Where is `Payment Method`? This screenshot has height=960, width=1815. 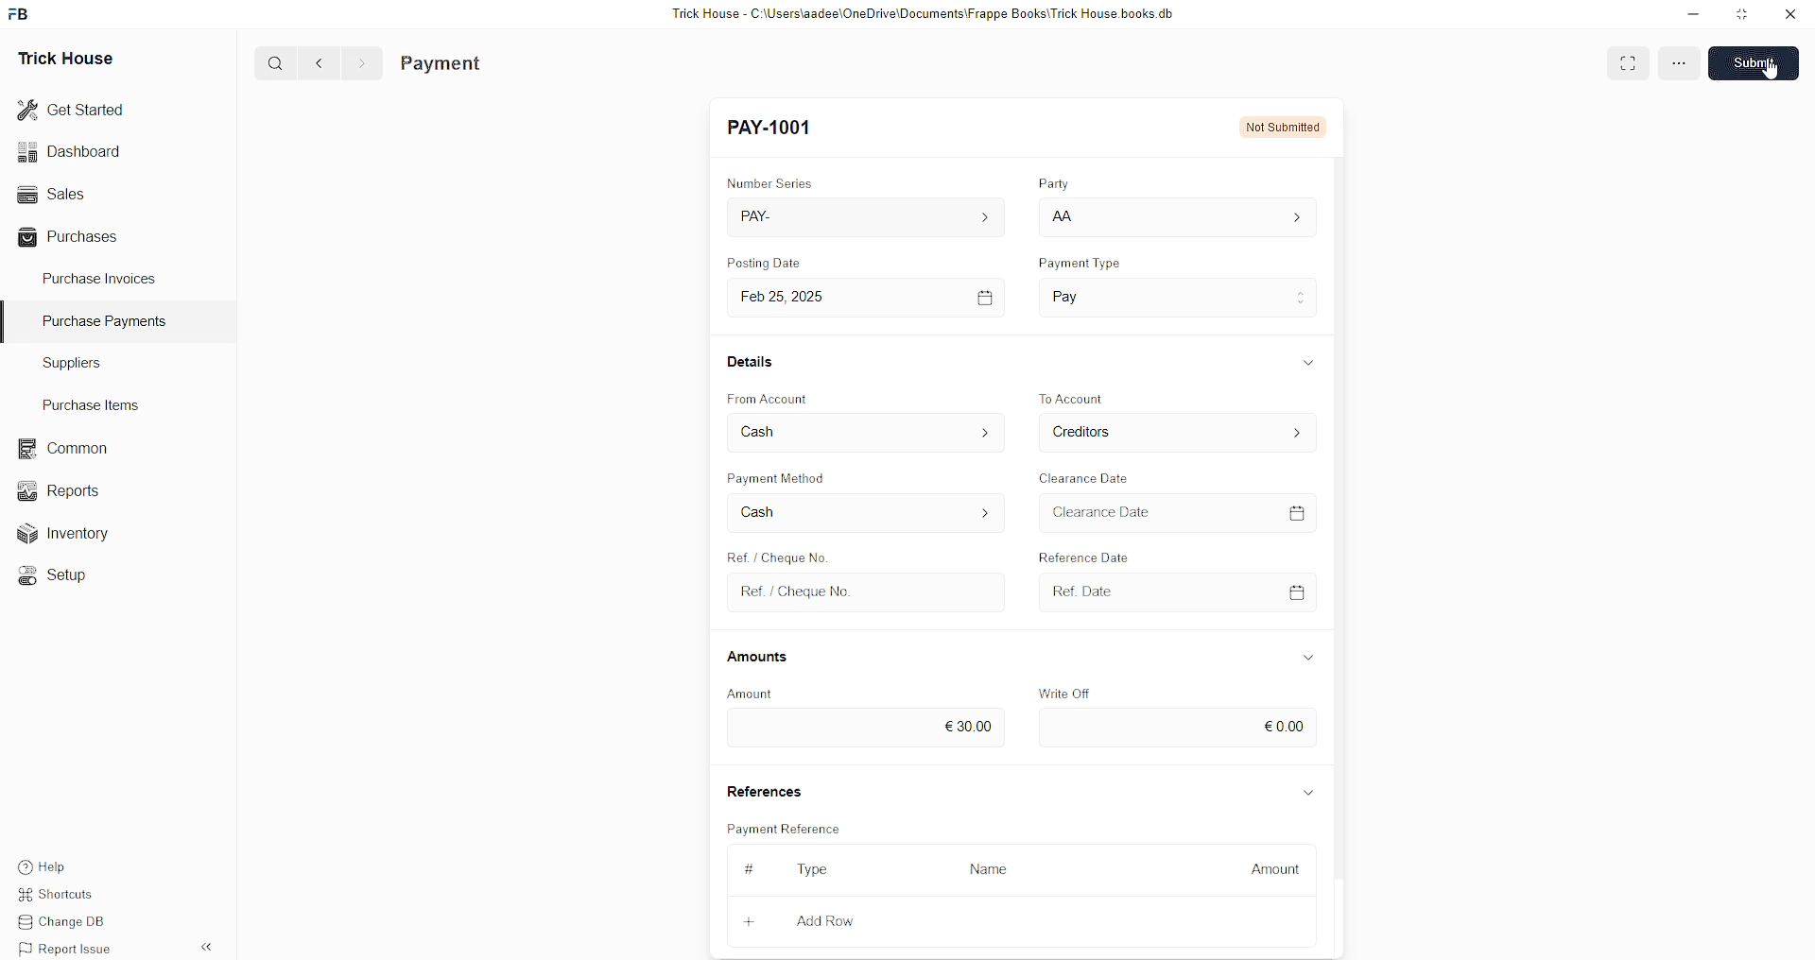
Payment Method is located at coordinates (820, 481).